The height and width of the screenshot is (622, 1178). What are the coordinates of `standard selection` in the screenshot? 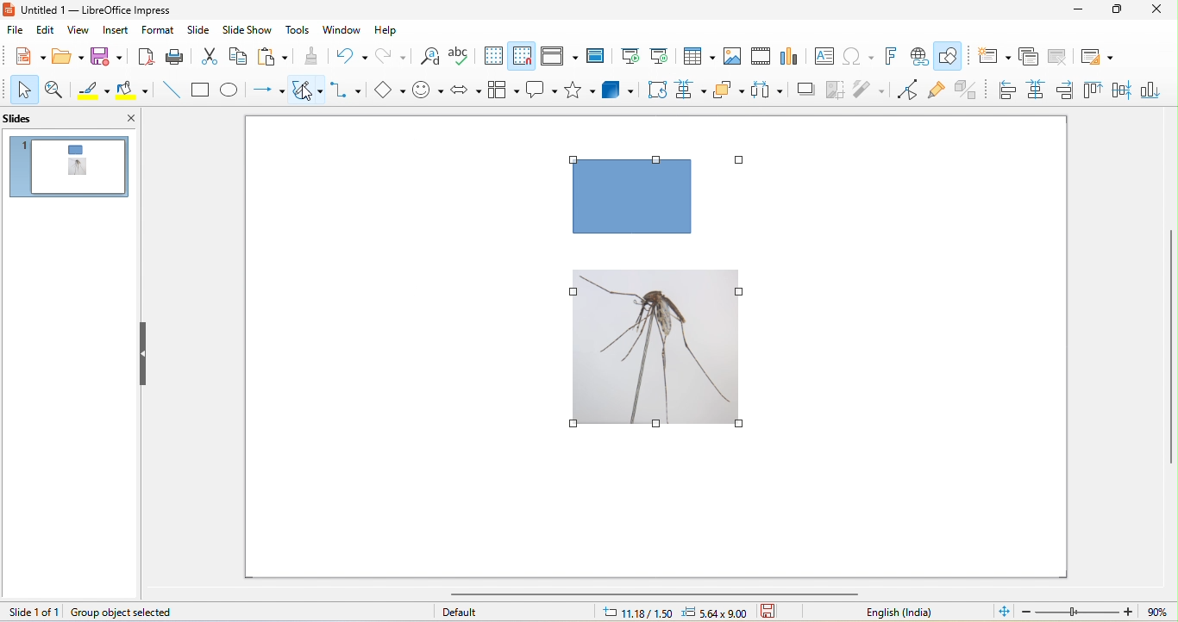 It's located at (778, 612).